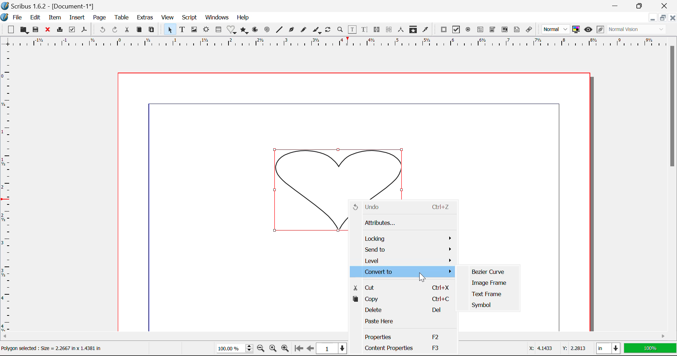 This screenshot has height=356, width=677. I want to click on Level, so click(404, 260).